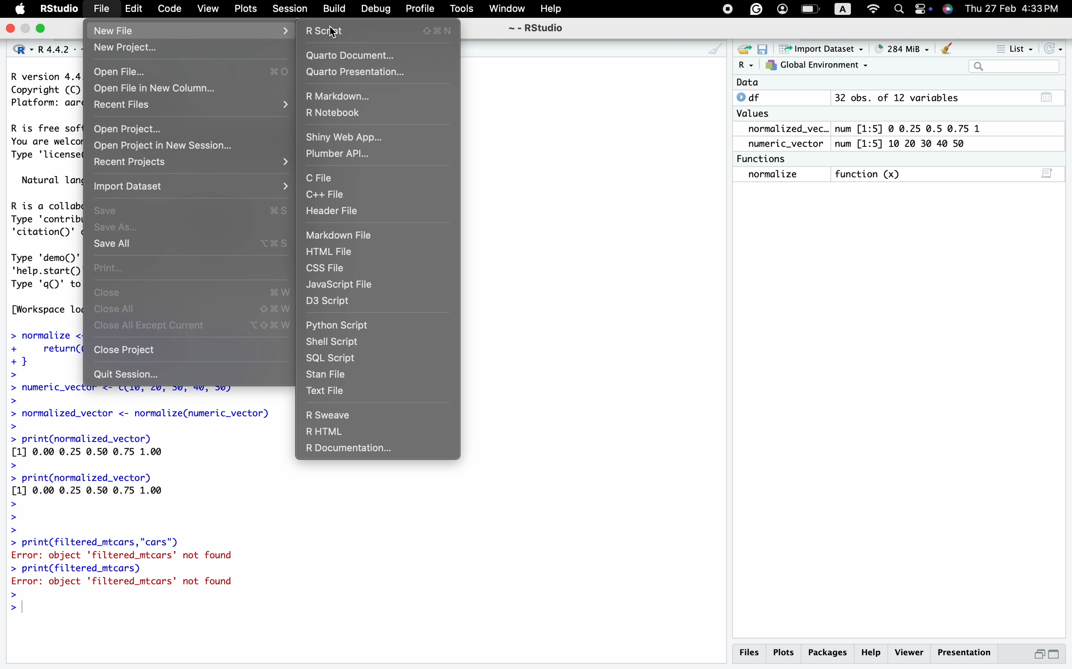 The width and height of the screenshot is (1072, 669). Describe the element at coordinates (159, 145) in the screenshot. I see `Open Project in New Session...` at that location.